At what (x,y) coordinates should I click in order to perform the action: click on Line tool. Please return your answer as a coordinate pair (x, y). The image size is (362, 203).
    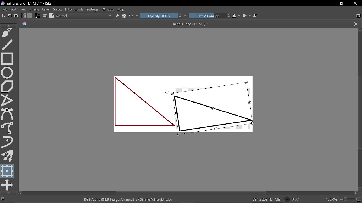
    Looking at the image, I should click on (8, 45).